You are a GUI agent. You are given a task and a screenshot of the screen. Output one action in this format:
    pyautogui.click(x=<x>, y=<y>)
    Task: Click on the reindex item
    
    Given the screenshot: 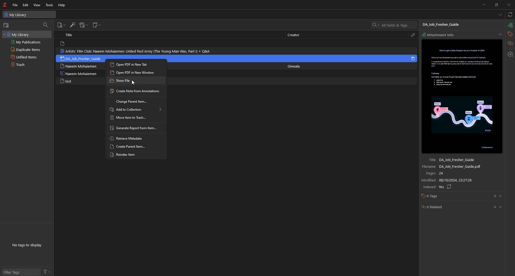 What is the action you would take?
    pyautogui.click(x=135, y=155)
    